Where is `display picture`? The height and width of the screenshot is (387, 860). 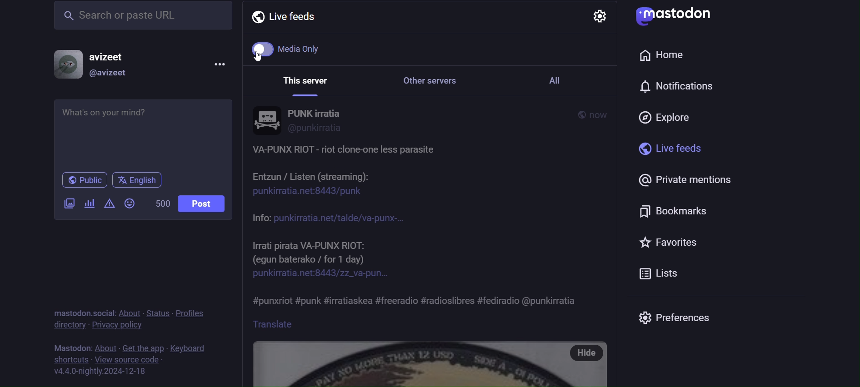
display picture is located at coordinates (64, 62).